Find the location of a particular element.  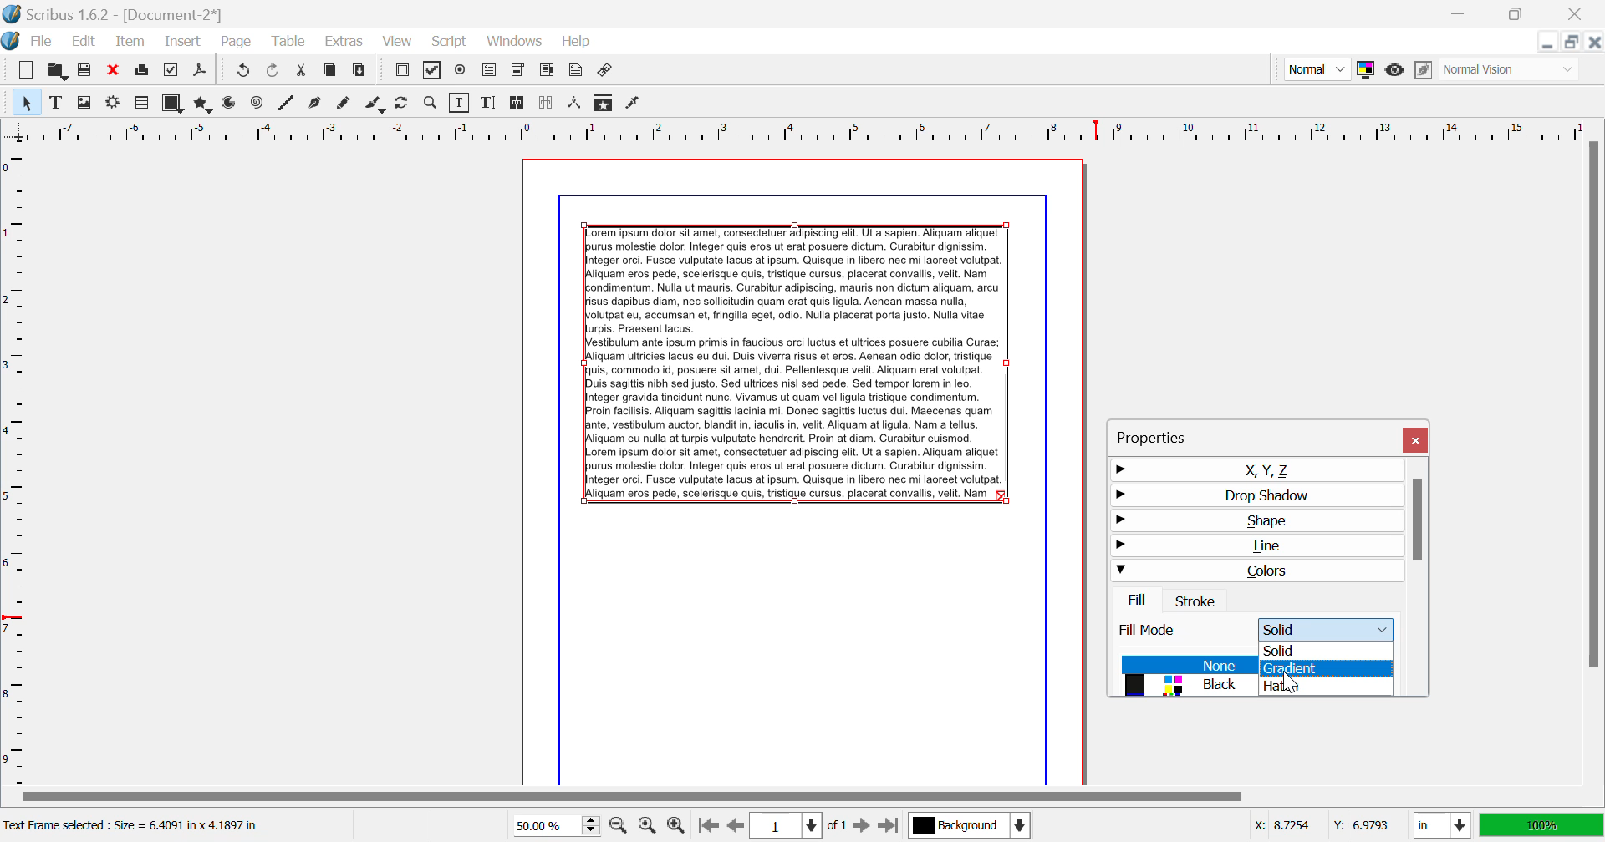

Script is located at coordinates (451, 40).